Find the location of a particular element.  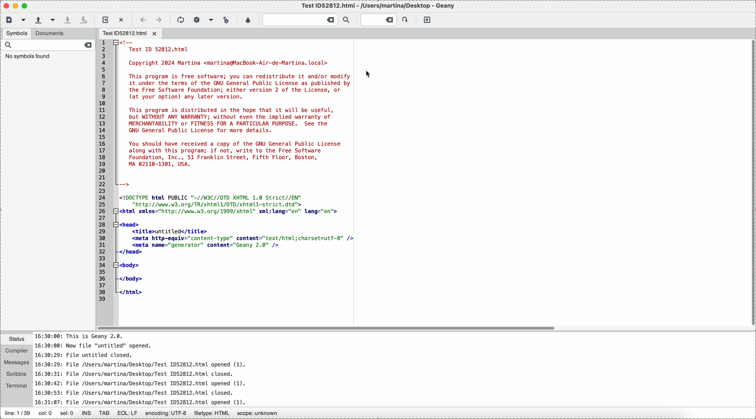

© Test ID 52812.html
Copyright 2024 Martina <martina@MacBook-Air-de-Martina.local>
This program is free software; you can redistribute it and/or modify
it under the terms of the GNU General Public License as published by
the Free Software Foundation; either version 2 of the License, or
(at your option) any later version.
This program is distributed in the hope that it will be useful,
but WITHOUT ANY WARRANTY; without even the implied warranty of
MERCHANTABILITY or FITNESS FOR A PARTICULAR PURPOSE. See the
GNU General Public License for more details.
You should have received a copy of the GNU General Public License
along with this program; if not, write to the Free Software
Foundation, Inc., 51 Franklin Street, Fifth Floor, Boston,
MA 02110-1301, USA.
—
<!DOCTYPE html PUBLIC "-//W3C//DTD XHTML 1.0 Strict//EN"
"http://www.w3.0rg/TR/xhtm11/DTD/xhtmll-strict.dtd">
<html xmlns="http://www.w3.0rg/1999/xhtml" xml:lang="en" lang="en">
<head>
<title>untitled</title>
<meta http-equiv="content-type" content="text/html;charset=utf-8" />
<meta name="generator" content="Geany 2.0" />
</head>
<body>
</body>
</html> is located at coordinates (225, 182).